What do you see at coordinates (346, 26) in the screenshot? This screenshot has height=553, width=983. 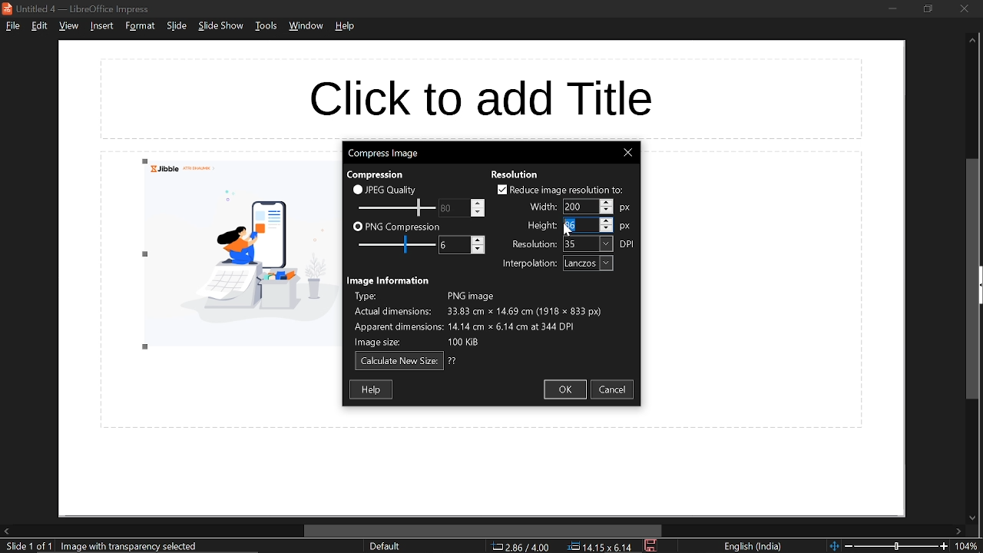 I see `help` at bounding box center [346, 26].